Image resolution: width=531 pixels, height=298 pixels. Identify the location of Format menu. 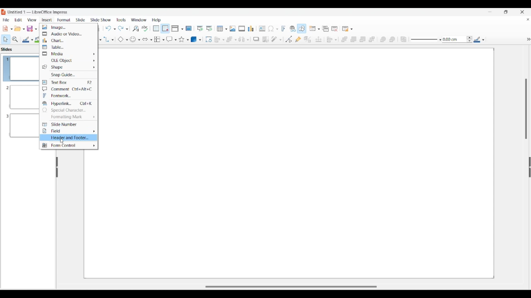
(64, 20).